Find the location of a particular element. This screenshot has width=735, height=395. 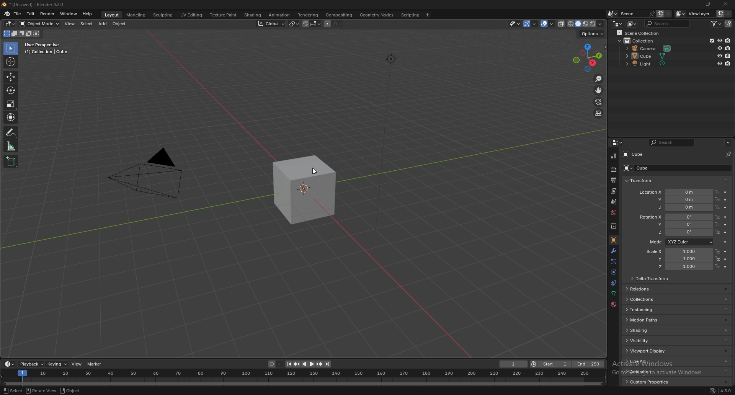

shading is located at coordinates (253, 15).